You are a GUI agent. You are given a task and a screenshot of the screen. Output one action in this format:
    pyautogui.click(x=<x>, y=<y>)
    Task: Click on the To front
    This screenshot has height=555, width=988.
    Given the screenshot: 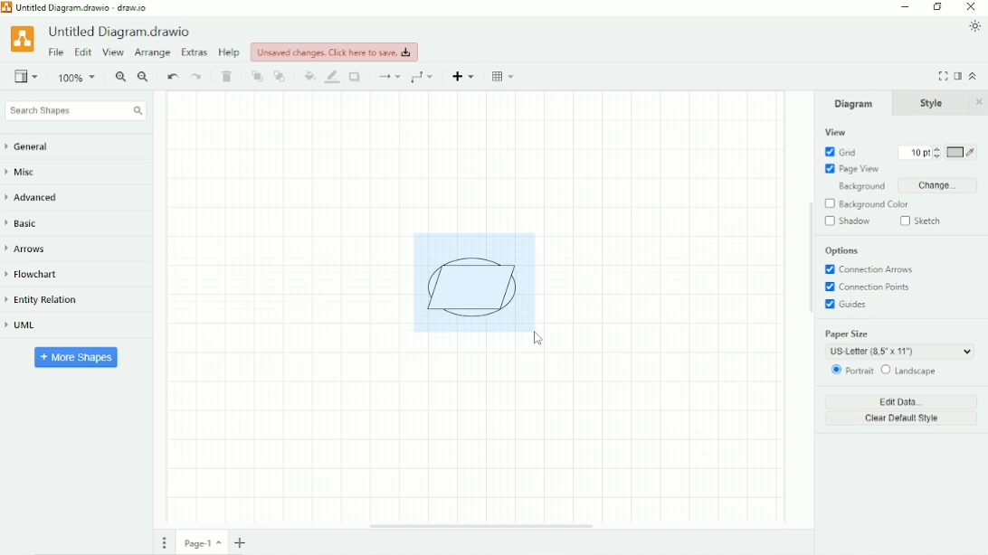 What is the action you would take?
    pyautogui.click(x=257, y=77)
    